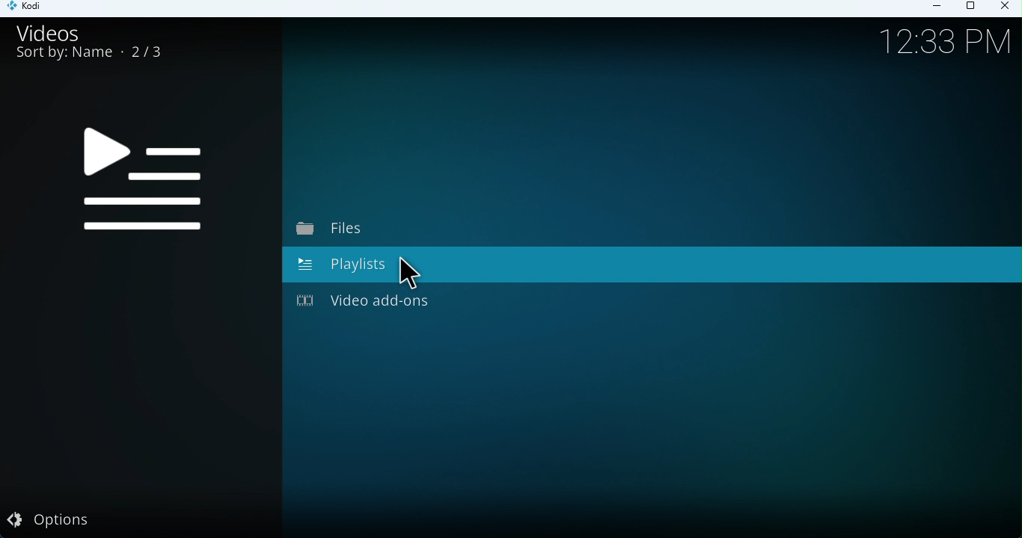 Image resolution: width=1022 pixels, height=538 pixels. What do you see at coordinates (938, 46) in the screenshot?
I see `!2.33 Am` at bounding box center [938, 46].